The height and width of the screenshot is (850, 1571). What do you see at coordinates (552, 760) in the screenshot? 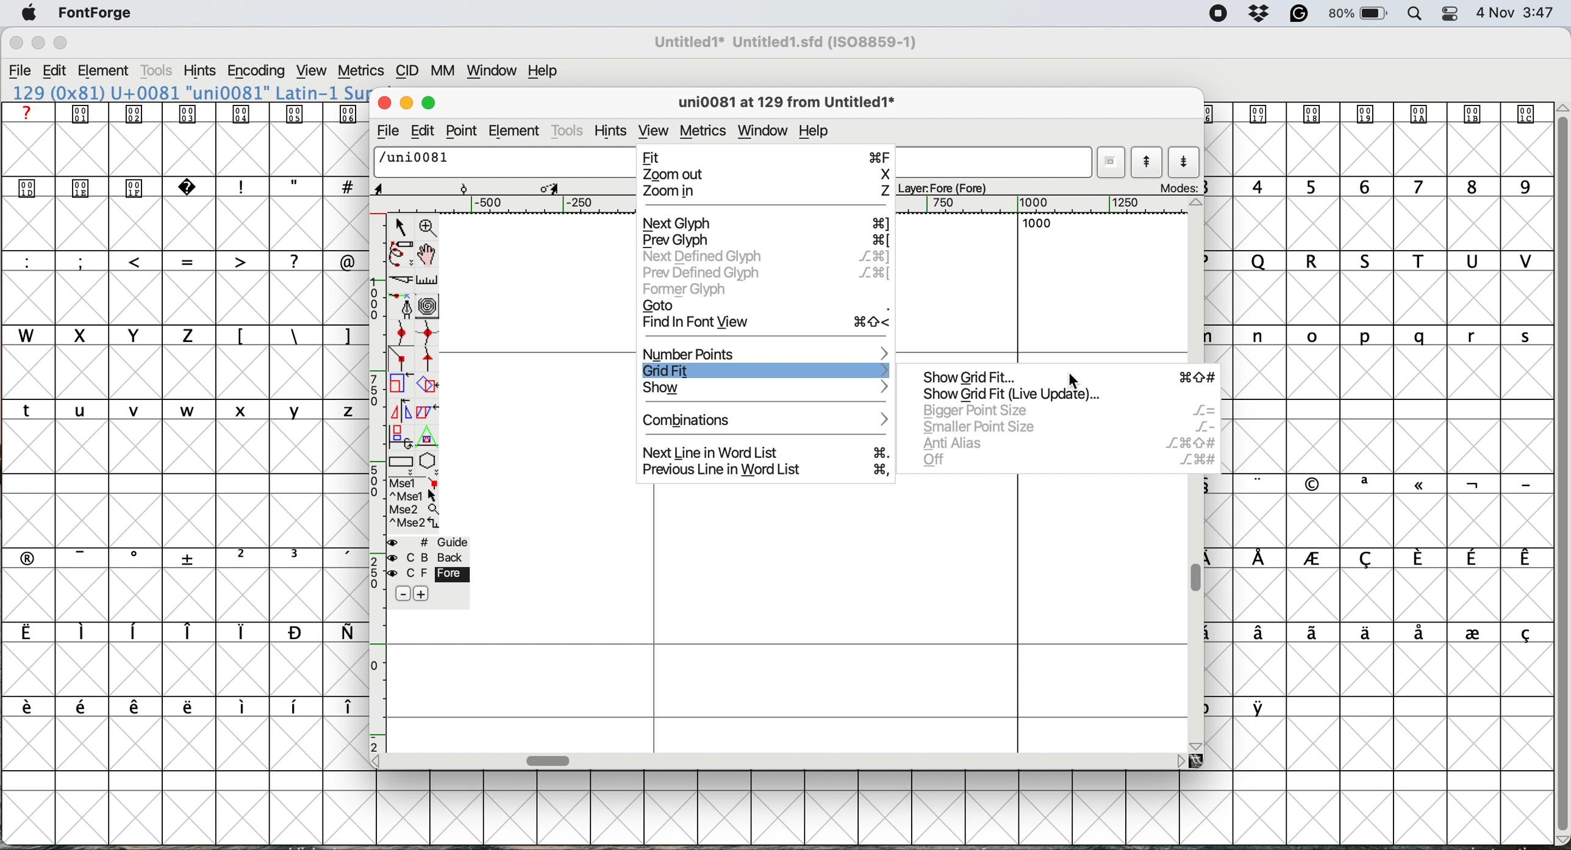
I see `horizontal scroll bar` at bounding box center [552, 760].